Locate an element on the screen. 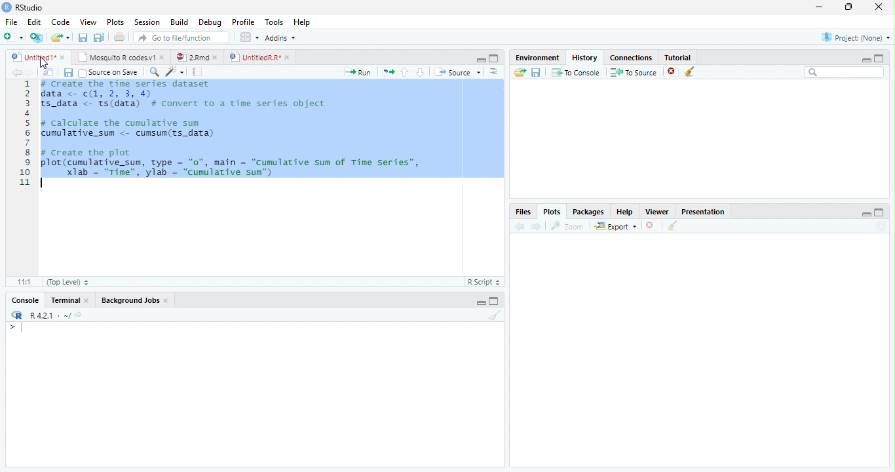 The image size is (895, 472). Plots is located at coordinates (552, 211).